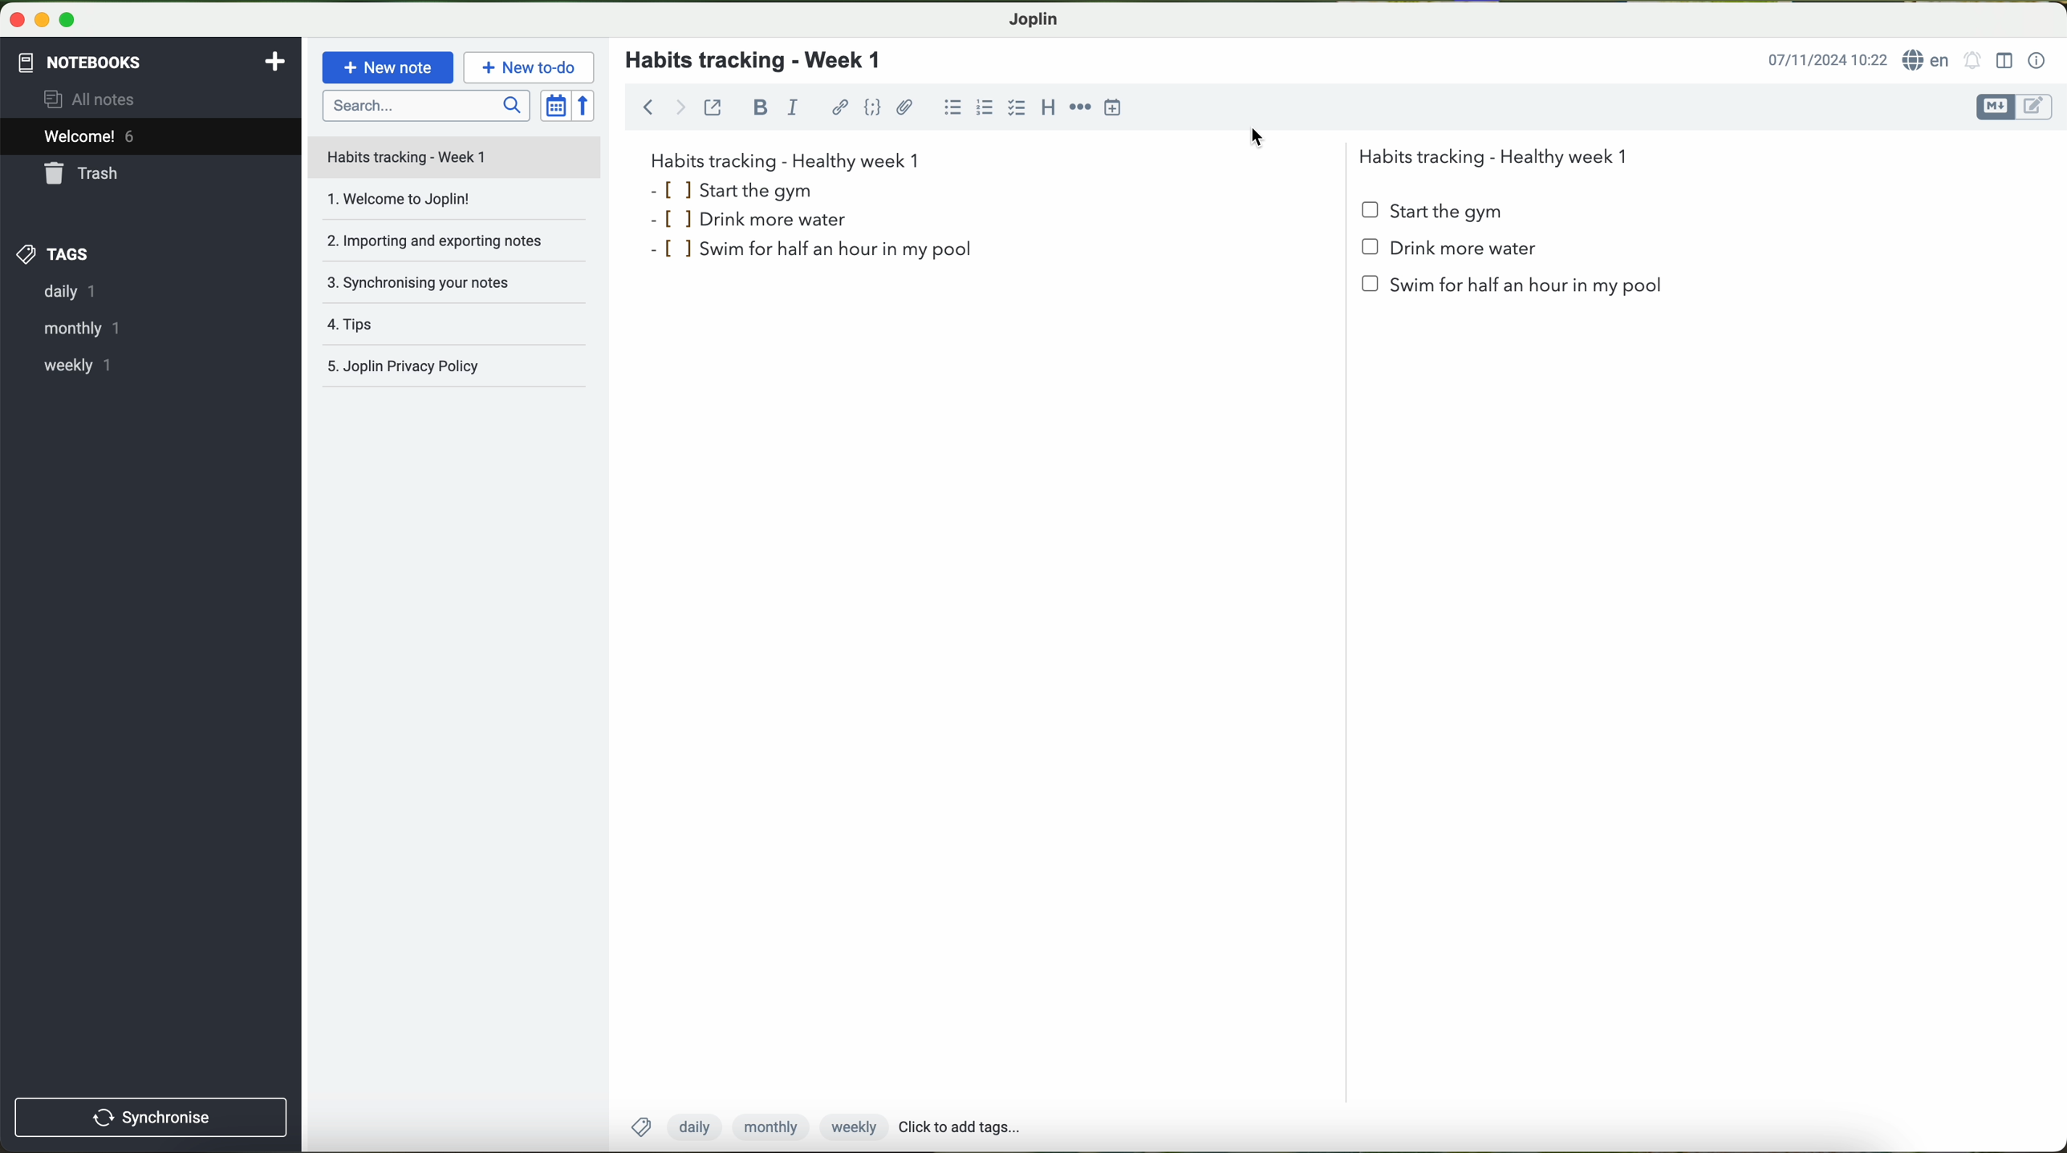 The image size is (2067, 1153). I want to click on start the gym, so click(735, 189).